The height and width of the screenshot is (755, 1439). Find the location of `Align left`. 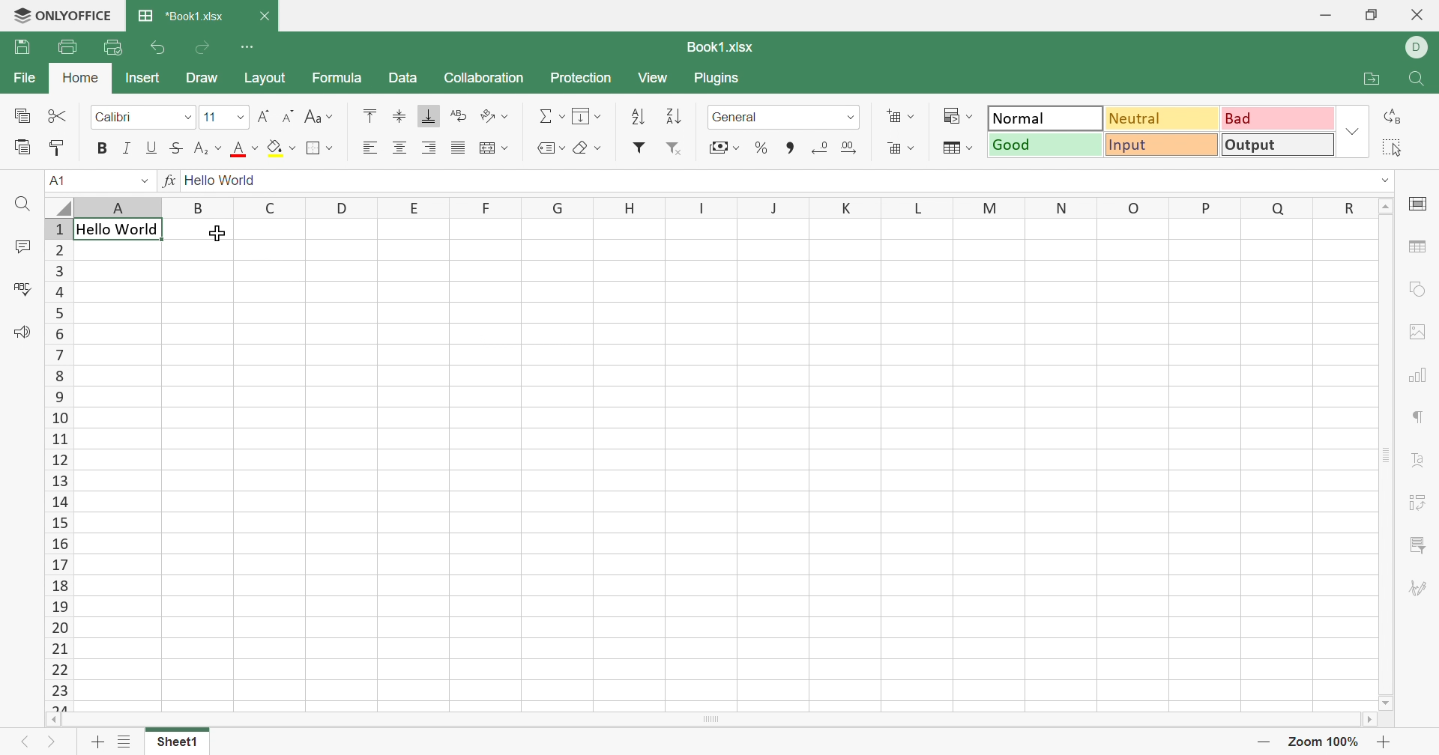

Align left is located at coordinates (372, 146).